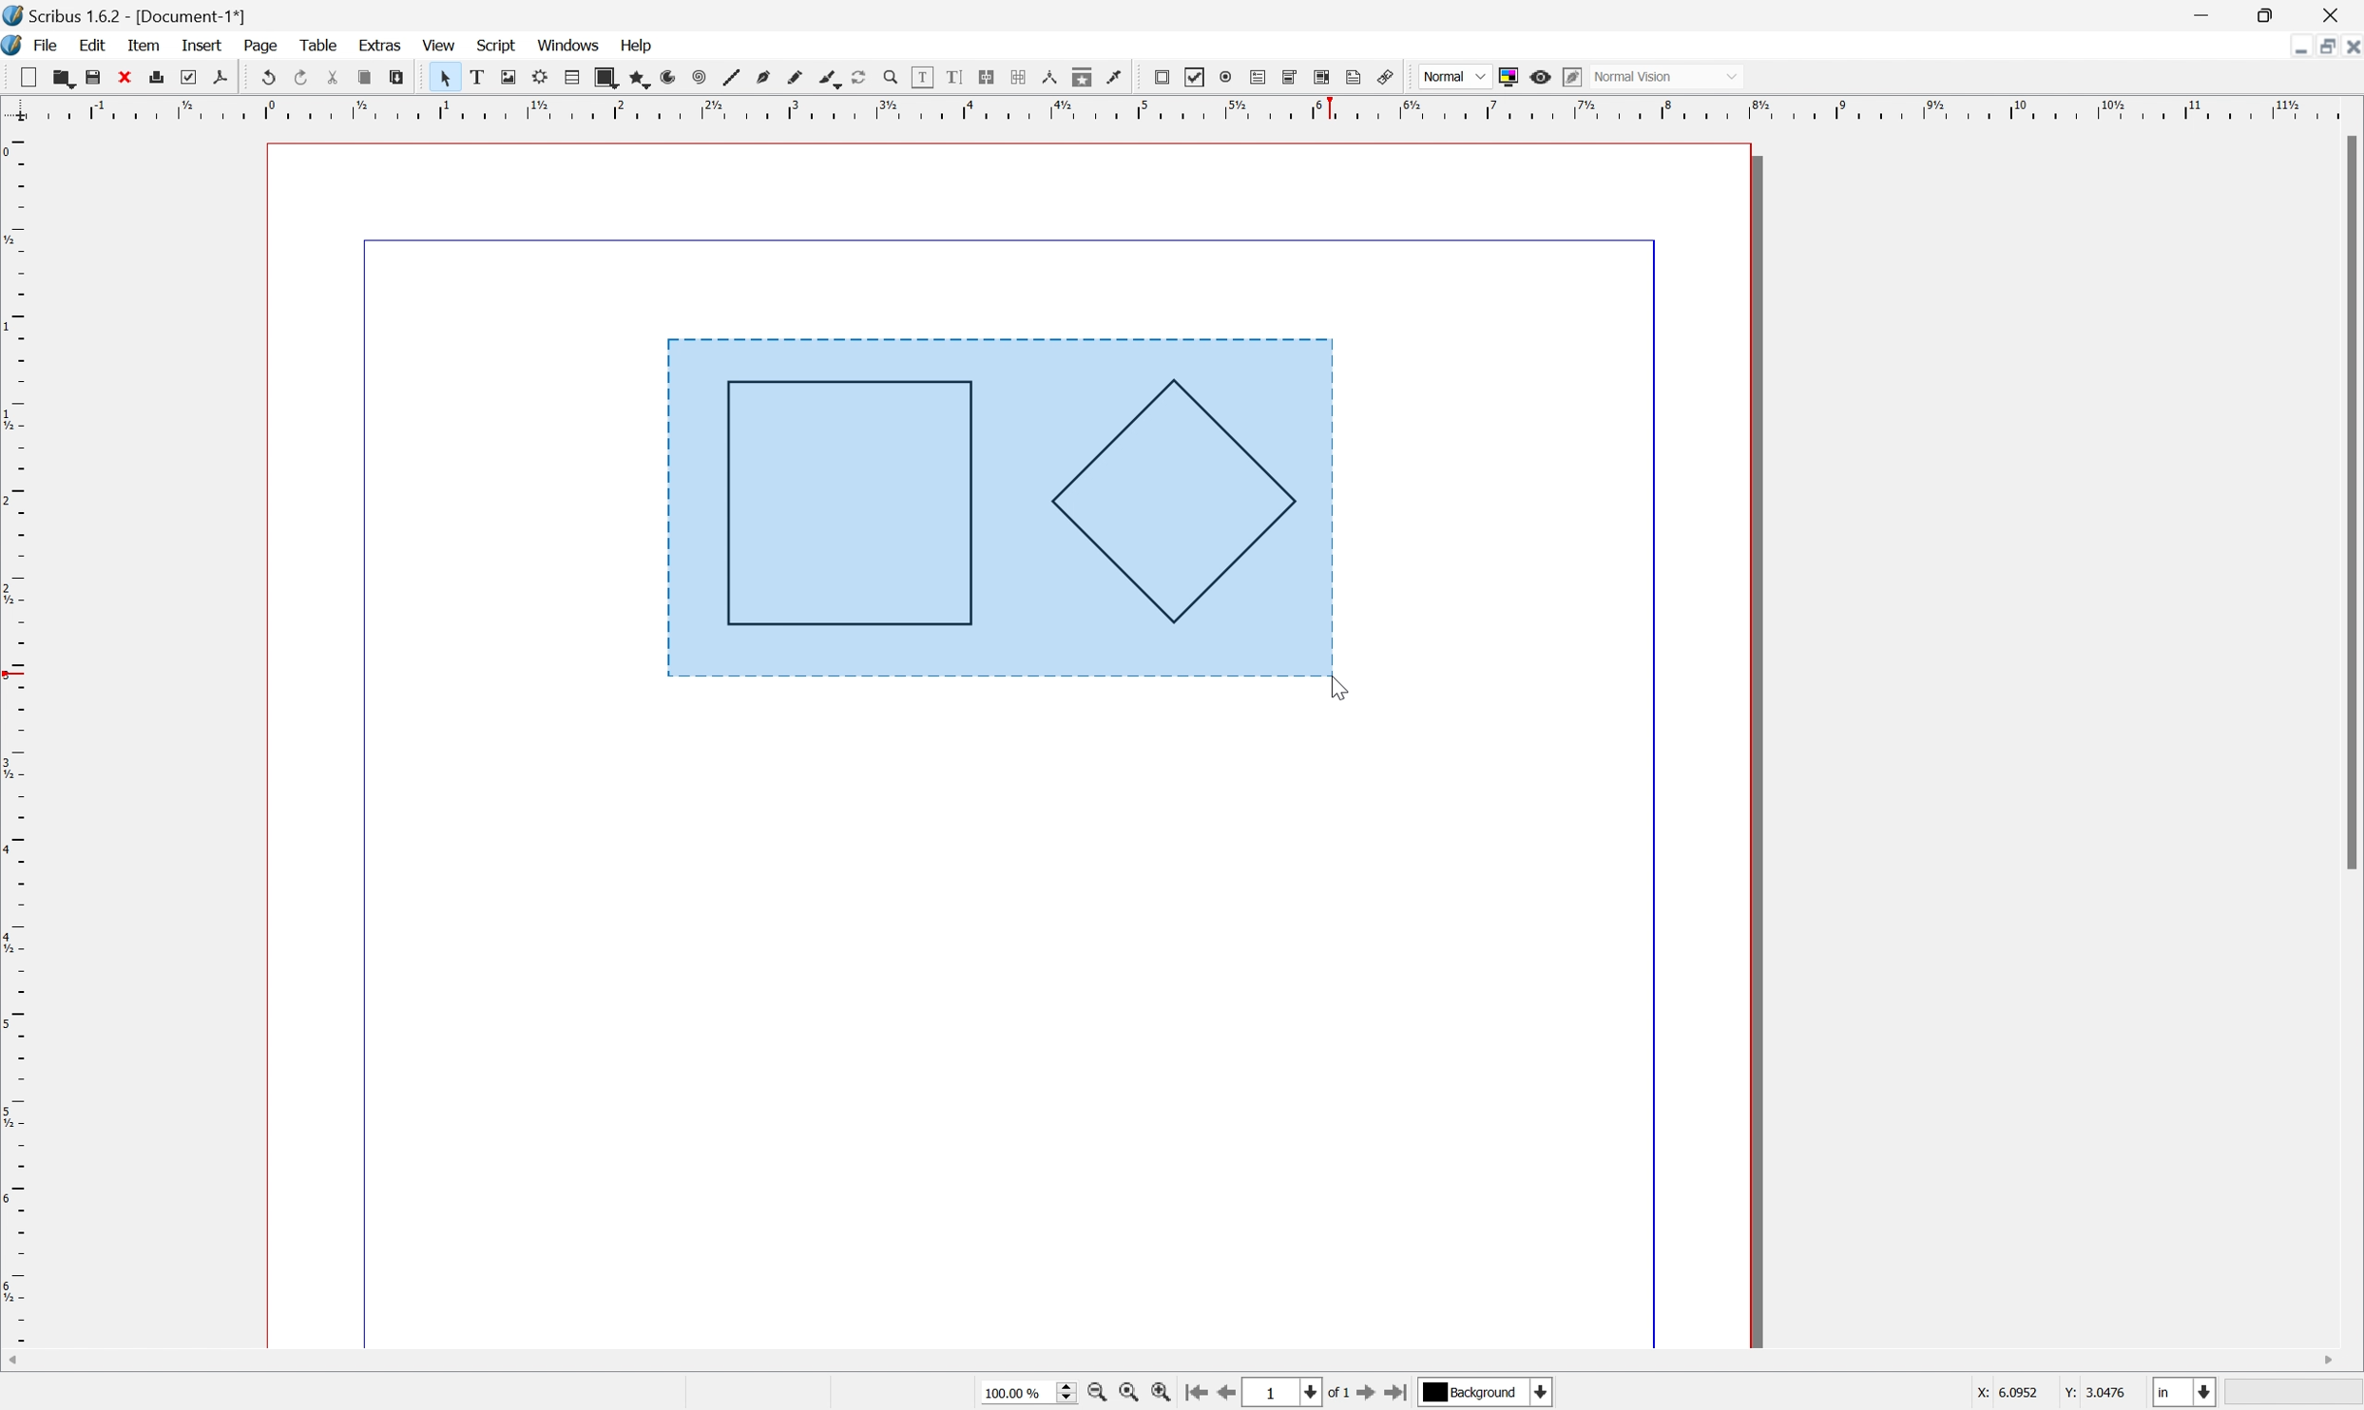 This screenshot has width=2364, height=1410. What do you see at coordinates (1539, 77) in the screenshot?
I see `Preview mode` at bounding box center [1539, 77].